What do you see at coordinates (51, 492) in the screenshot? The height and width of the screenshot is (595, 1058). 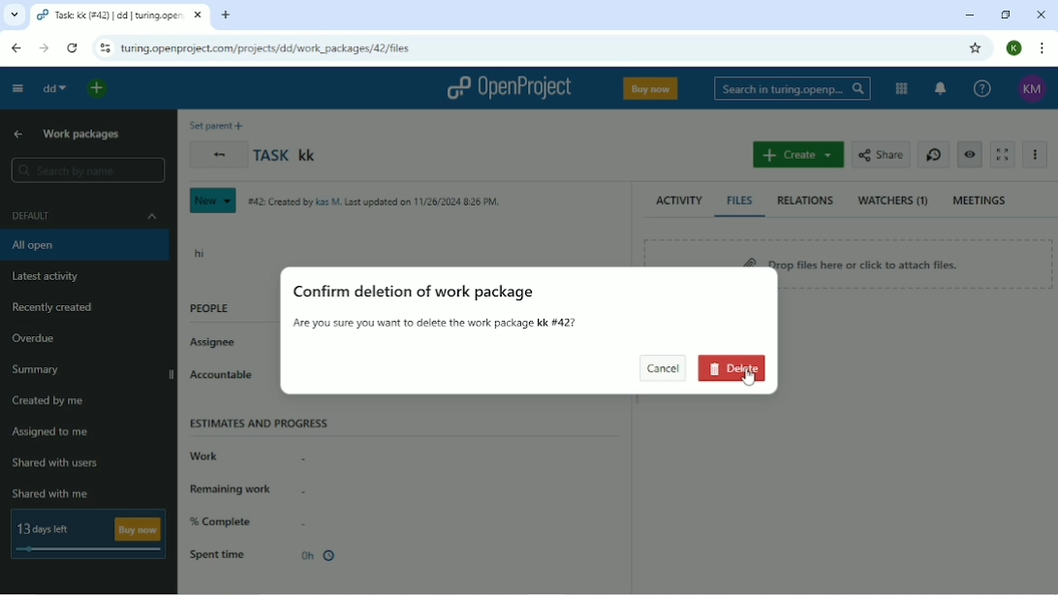 I see `Shared with me` at bounding box center [51, 492].